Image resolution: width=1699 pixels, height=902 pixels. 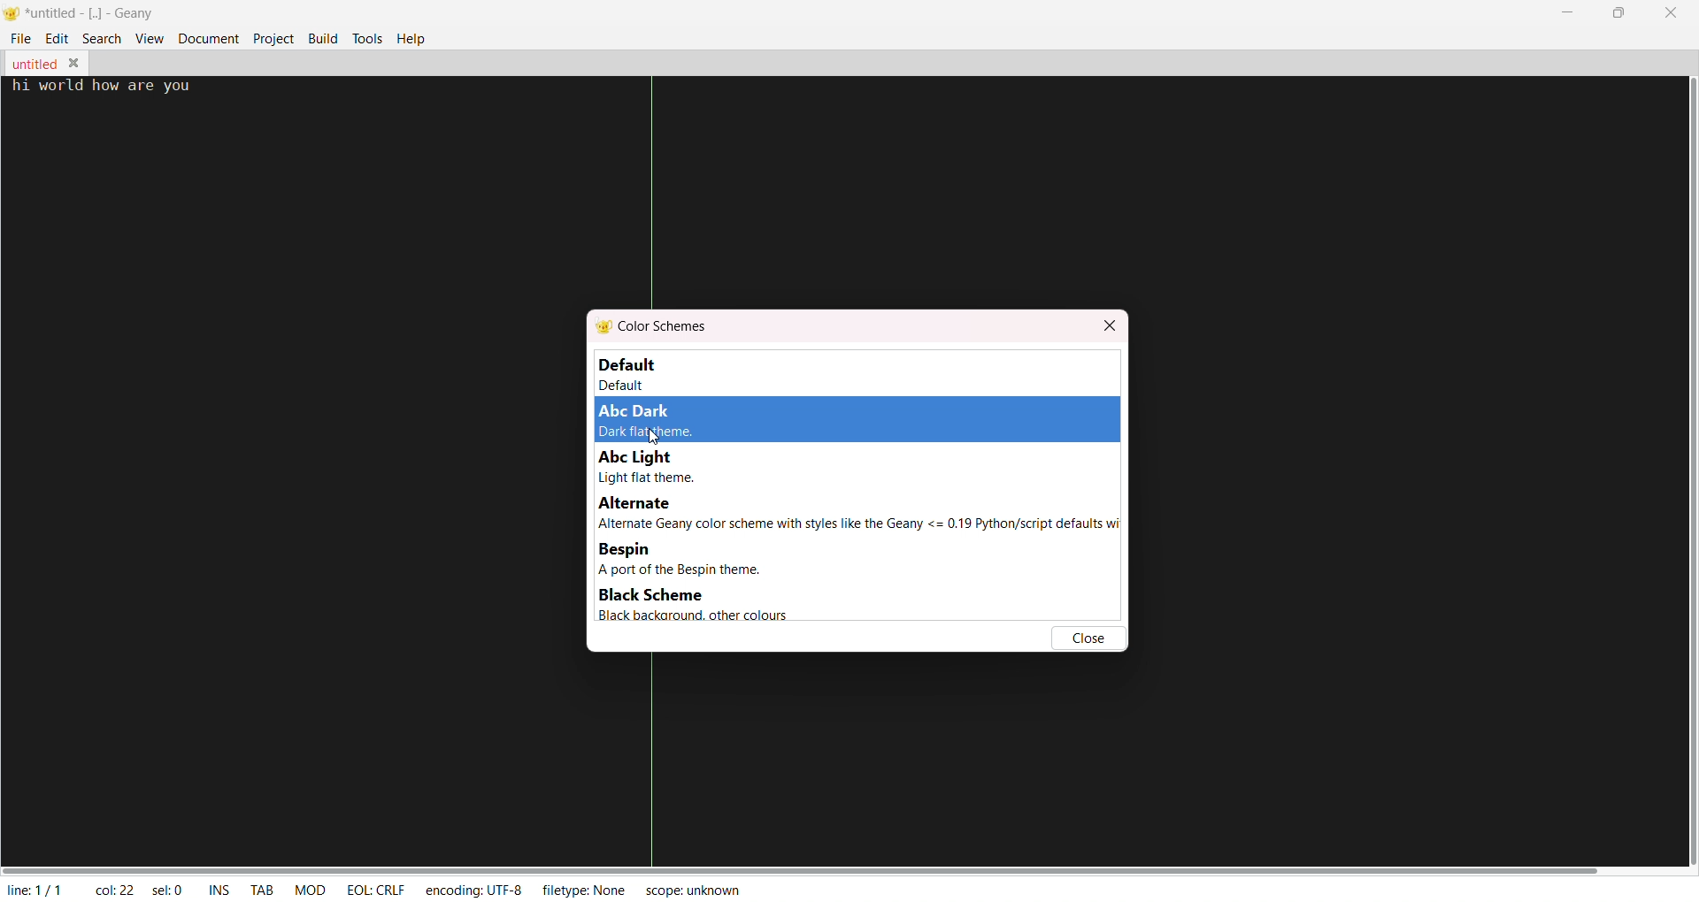 What do you see at coordinates (586, 888) in the screenshot?
I see `filetype:None` at bounding box center [586, 888].